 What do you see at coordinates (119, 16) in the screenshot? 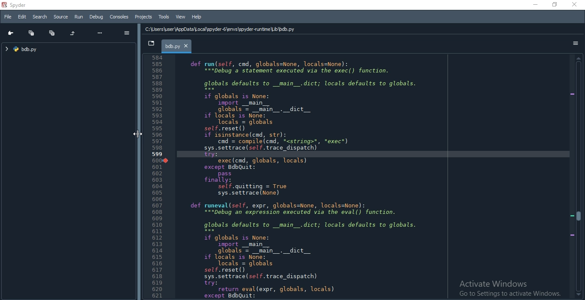
I see `Consoles` at bounding box center [119, 16].